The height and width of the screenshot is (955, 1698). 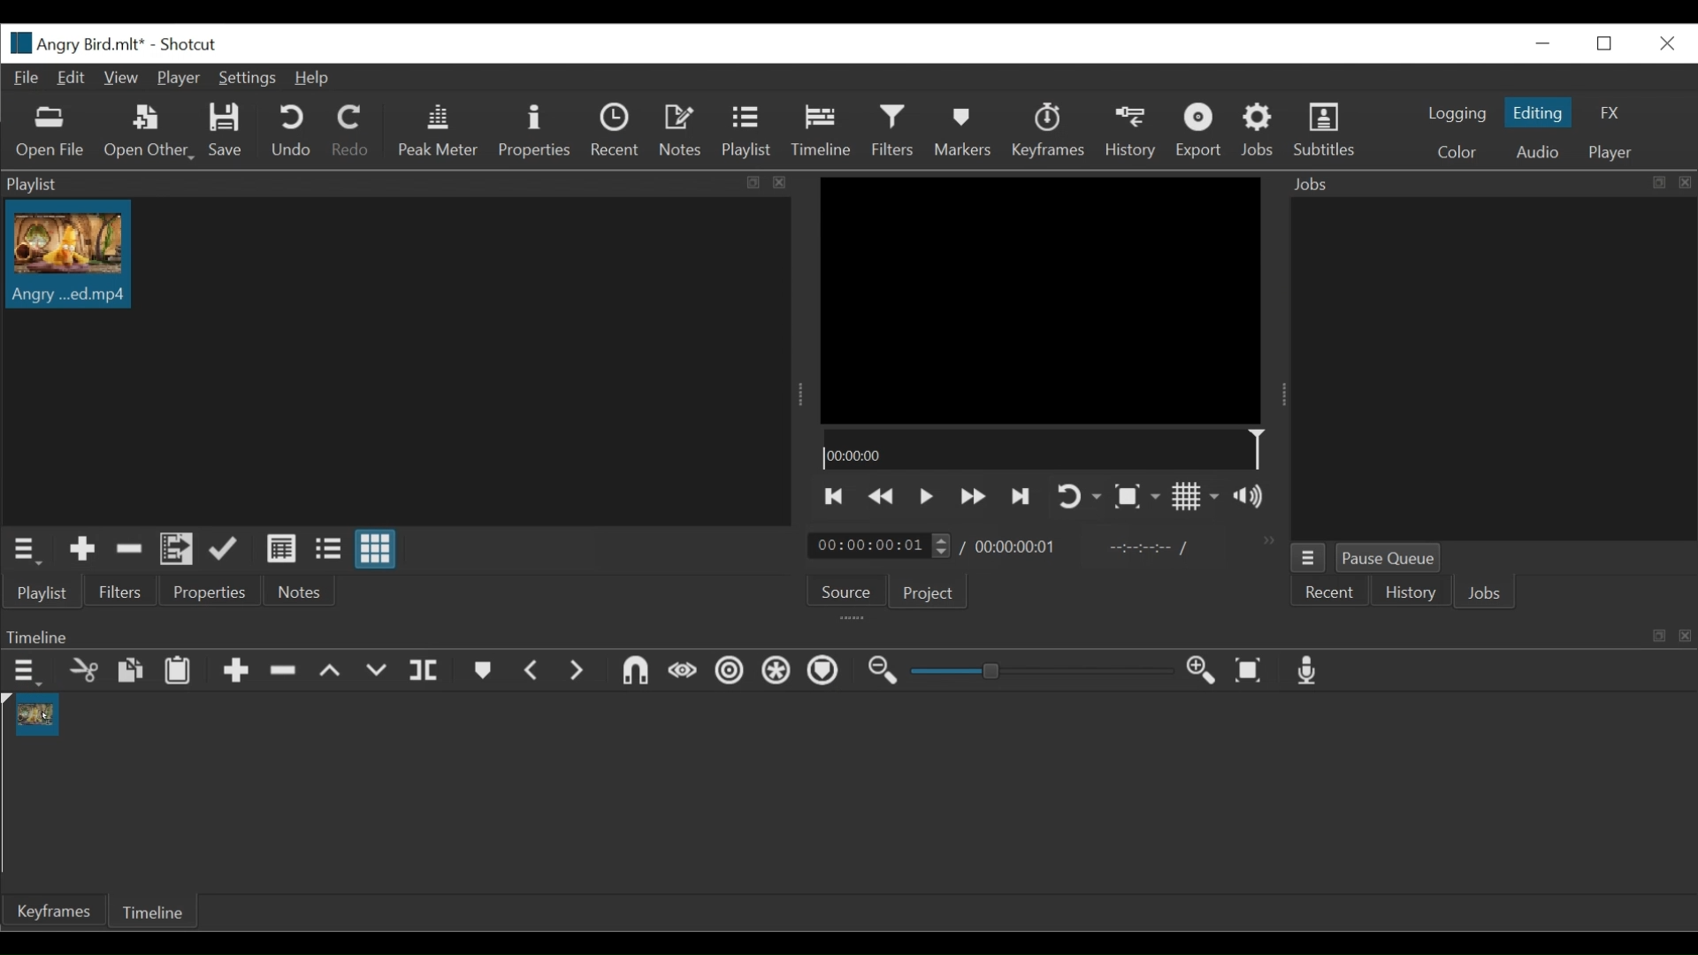 What do you see at coordinates (131, 670) in the screenshot?
I see `Copy` at bounding box center [131, 670].